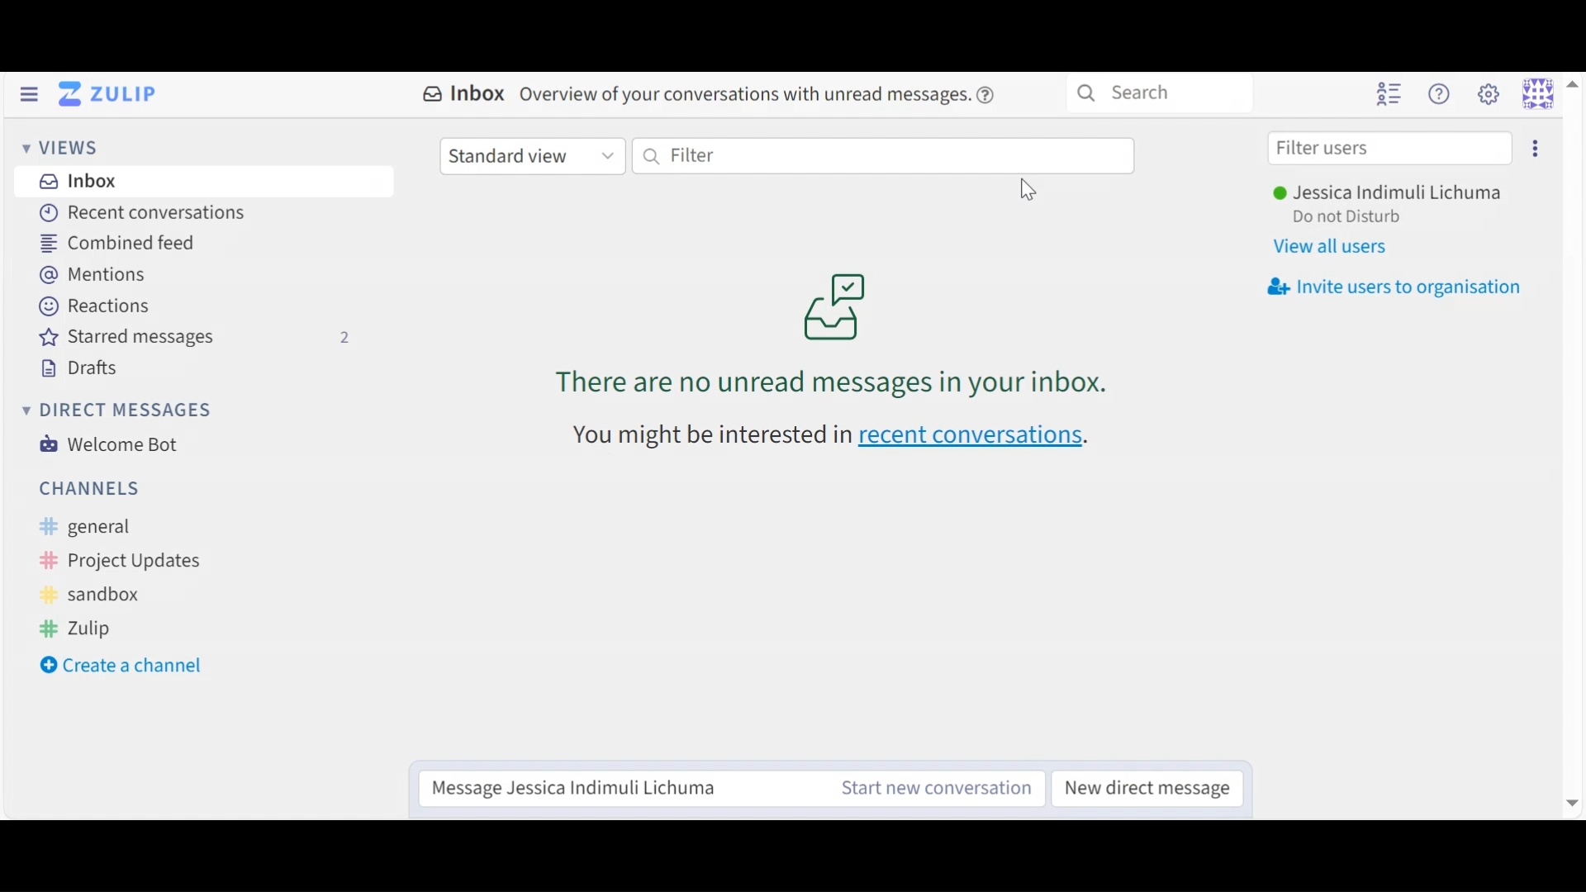 The image size is (1586, 892). What do you see at coordinates (117, 244) in the screenshot?
I see `Combined Feed` at bounding box center [117, 244].